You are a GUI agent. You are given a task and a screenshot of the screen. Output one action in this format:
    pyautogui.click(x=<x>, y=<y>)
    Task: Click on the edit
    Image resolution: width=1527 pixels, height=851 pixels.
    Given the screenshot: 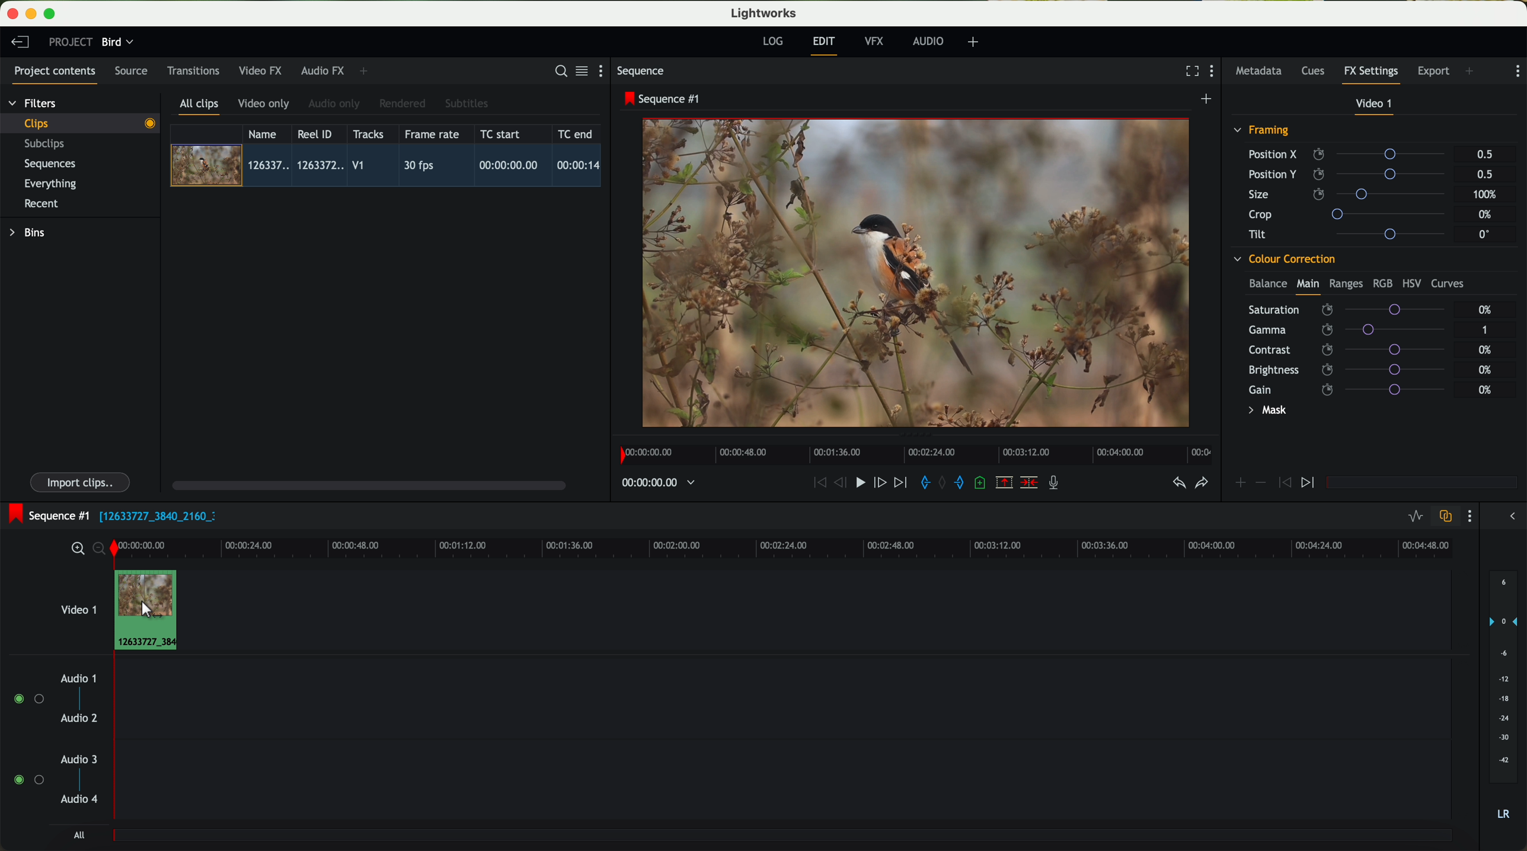 What is the action you would take?
    pyautogui.click(x=826, y=44)
    